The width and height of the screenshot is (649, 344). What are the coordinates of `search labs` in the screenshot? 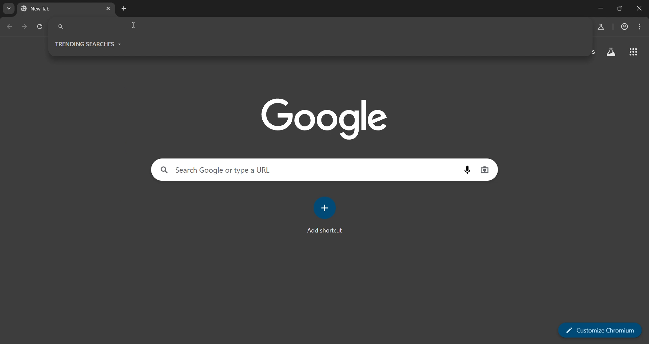 It's located at (600, 27).